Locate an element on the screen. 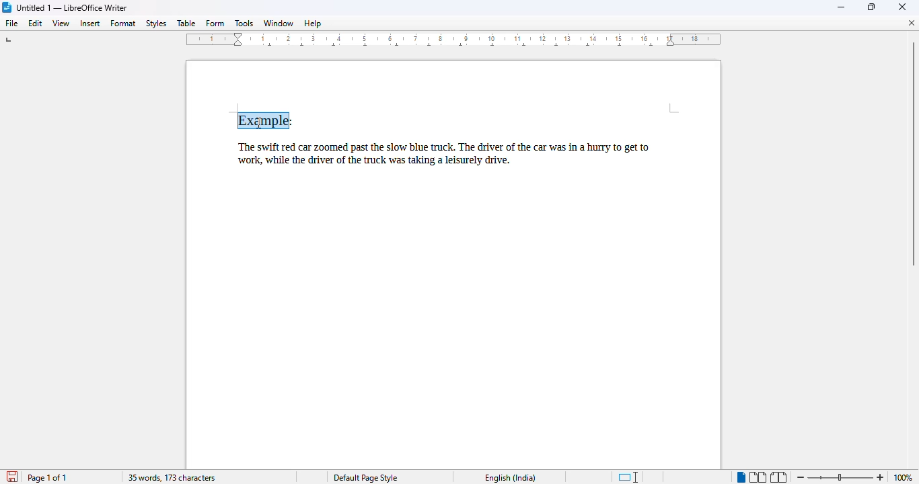  close document is located at coordinates (912, 23).